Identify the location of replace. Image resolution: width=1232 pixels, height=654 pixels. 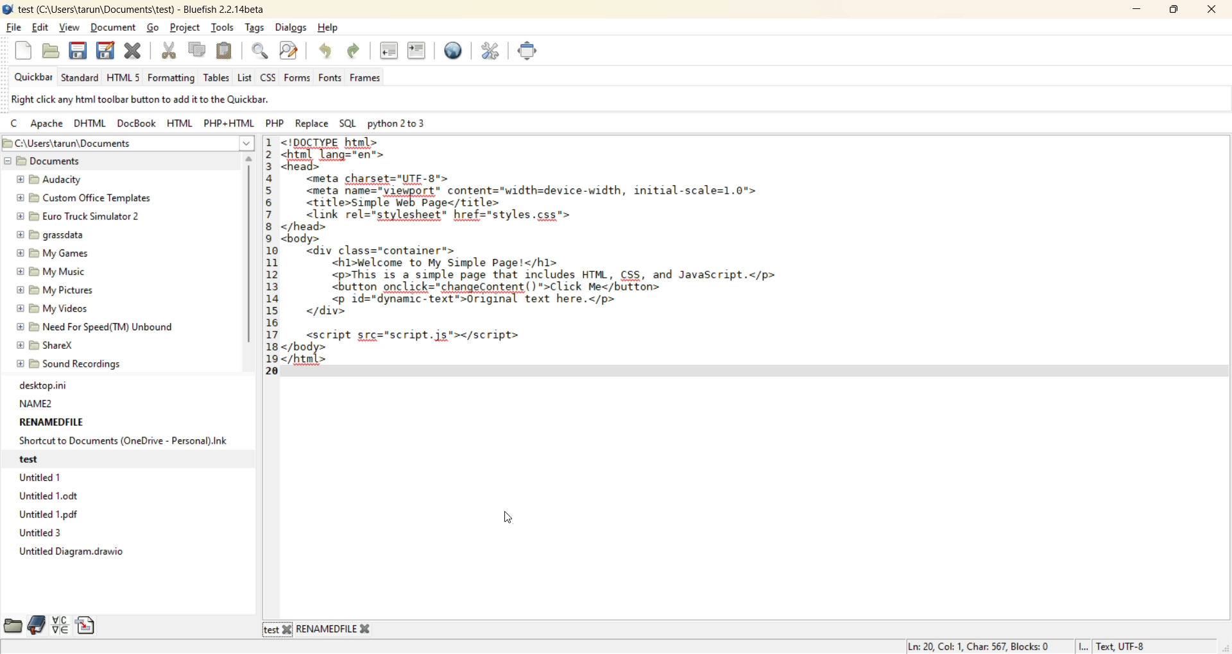
(312, 123).